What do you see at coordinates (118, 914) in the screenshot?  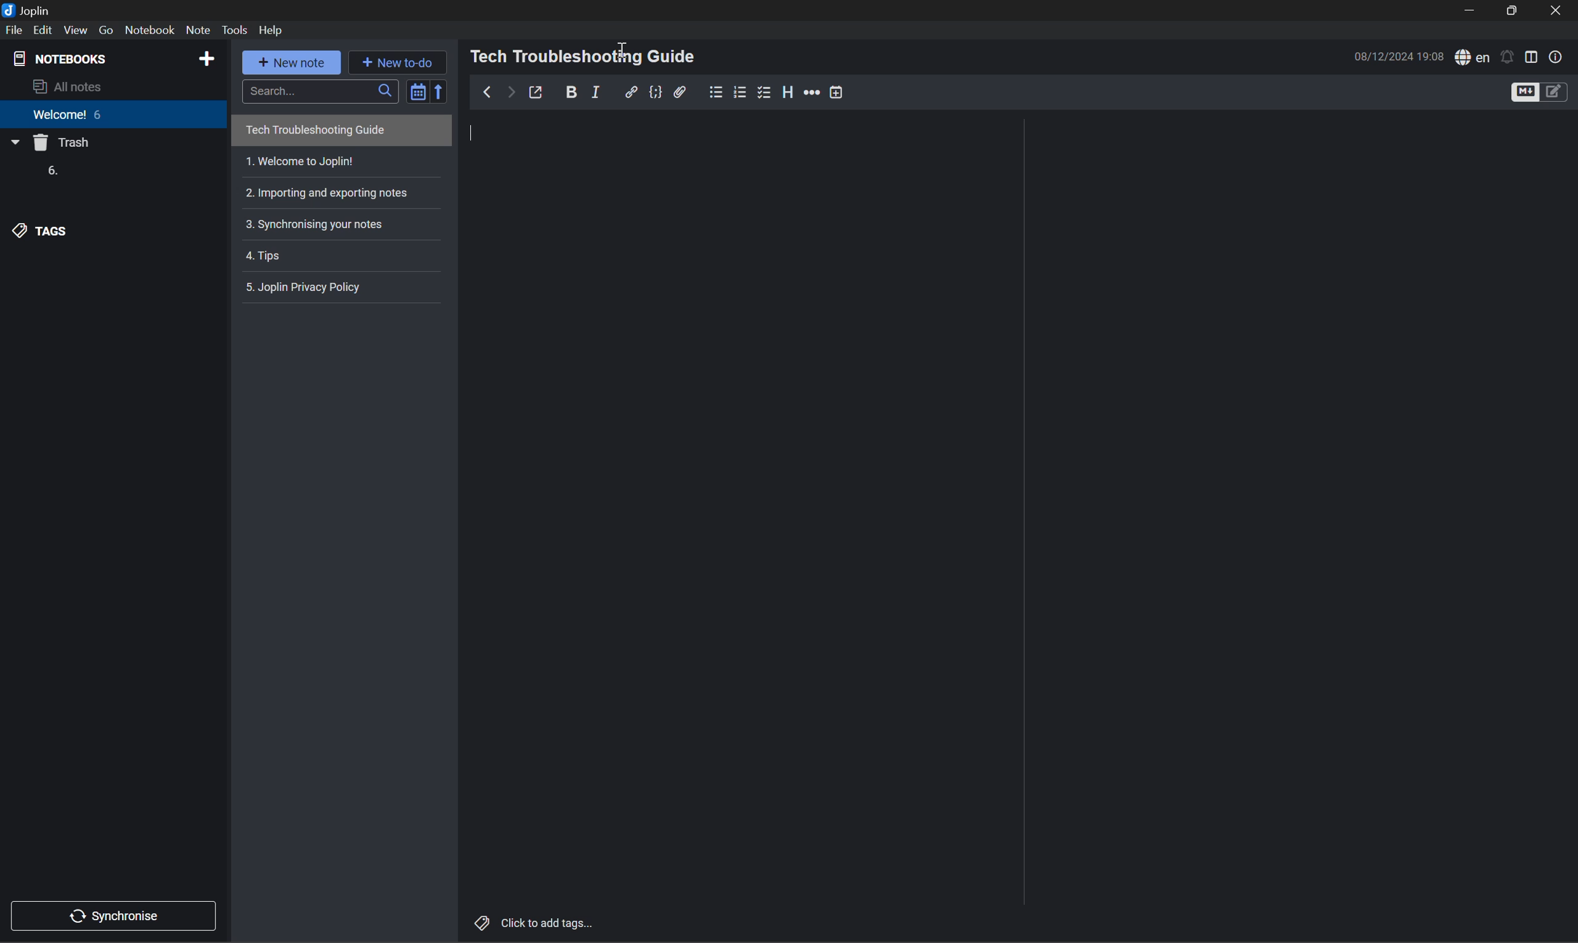 I see `Synchronise` at bounding box center [118, 914].